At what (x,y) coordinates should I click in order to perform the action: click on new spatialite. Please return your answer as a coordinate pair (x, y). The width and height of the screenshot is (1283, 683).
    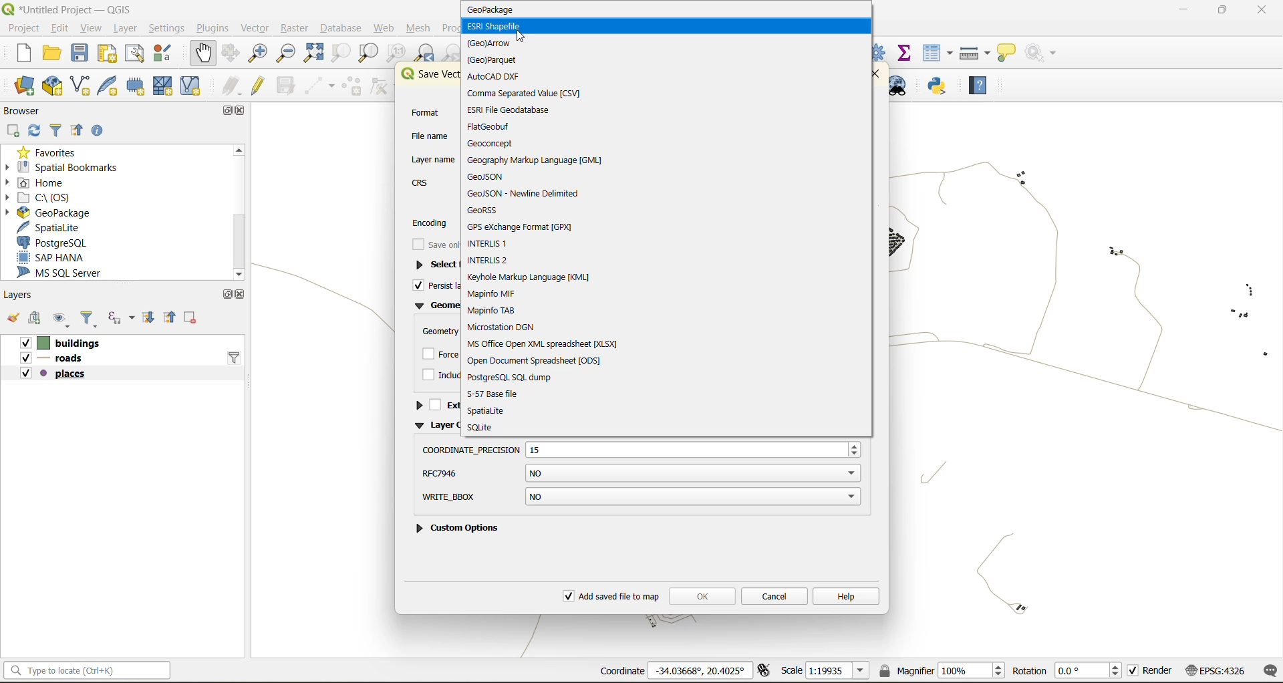
    Looking at the image, I should click on (109, 84).